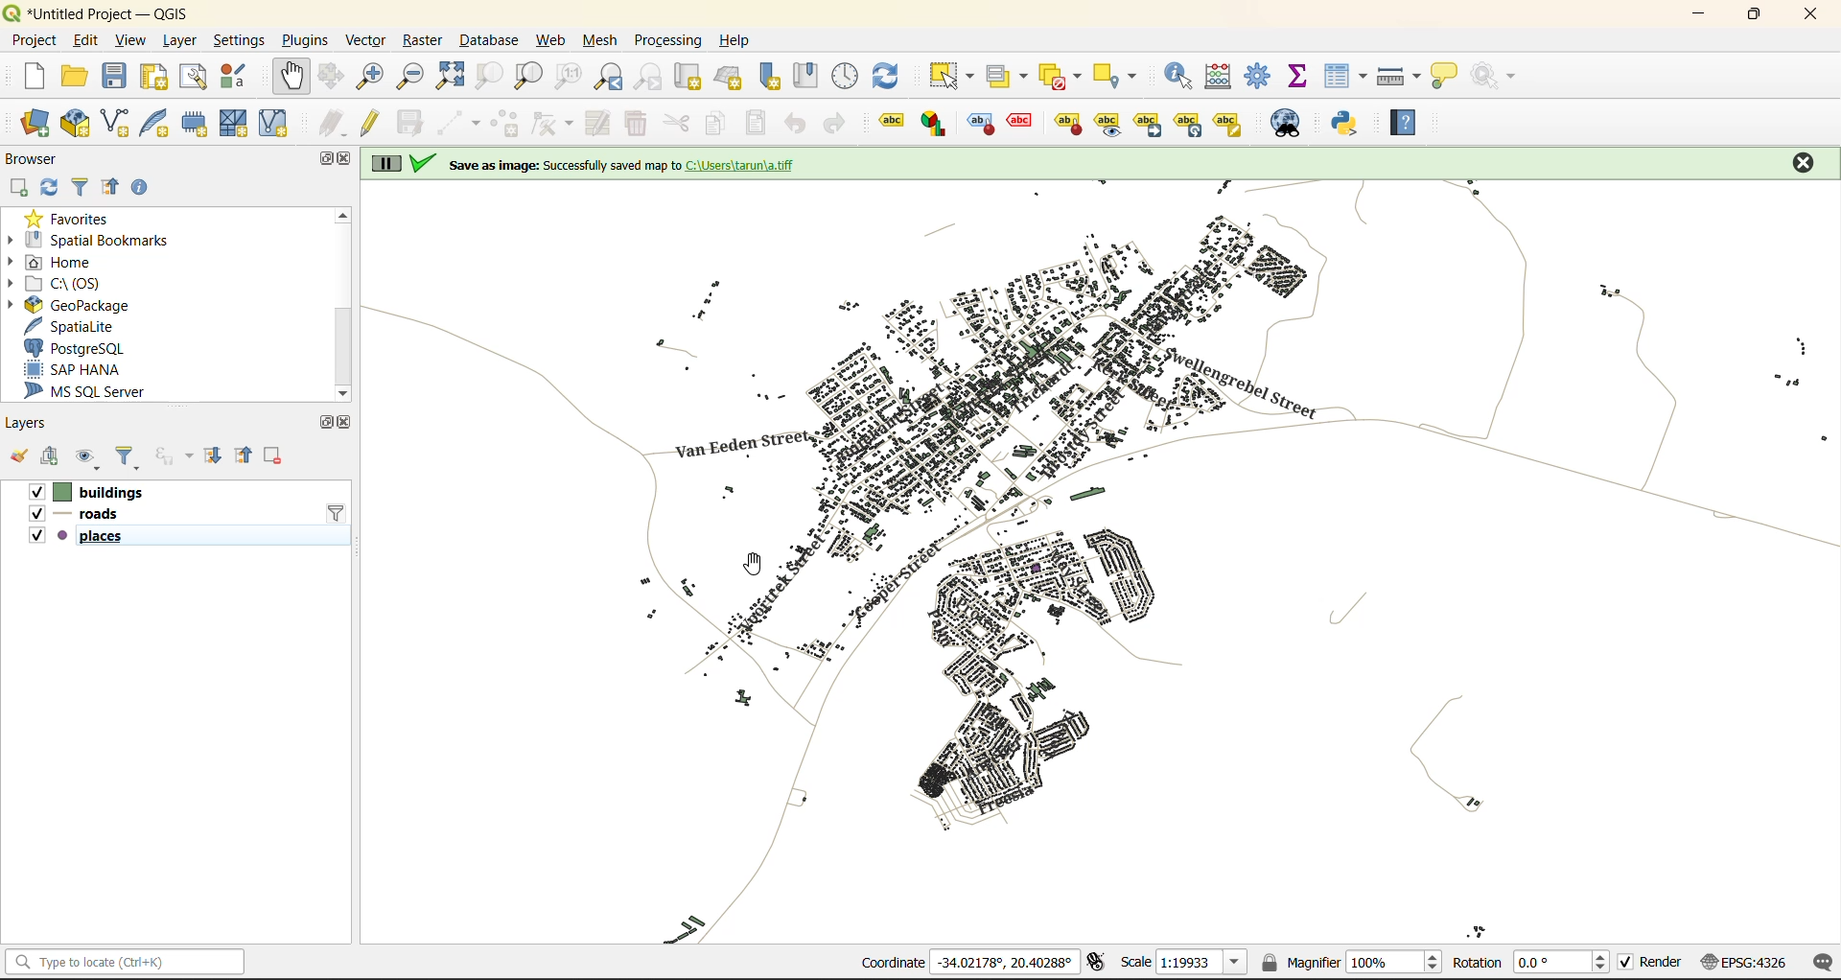  What do you see at coordinates (1068, 74) in the screenshot?
I see `deselect value` at bounding box center [1068, 74].